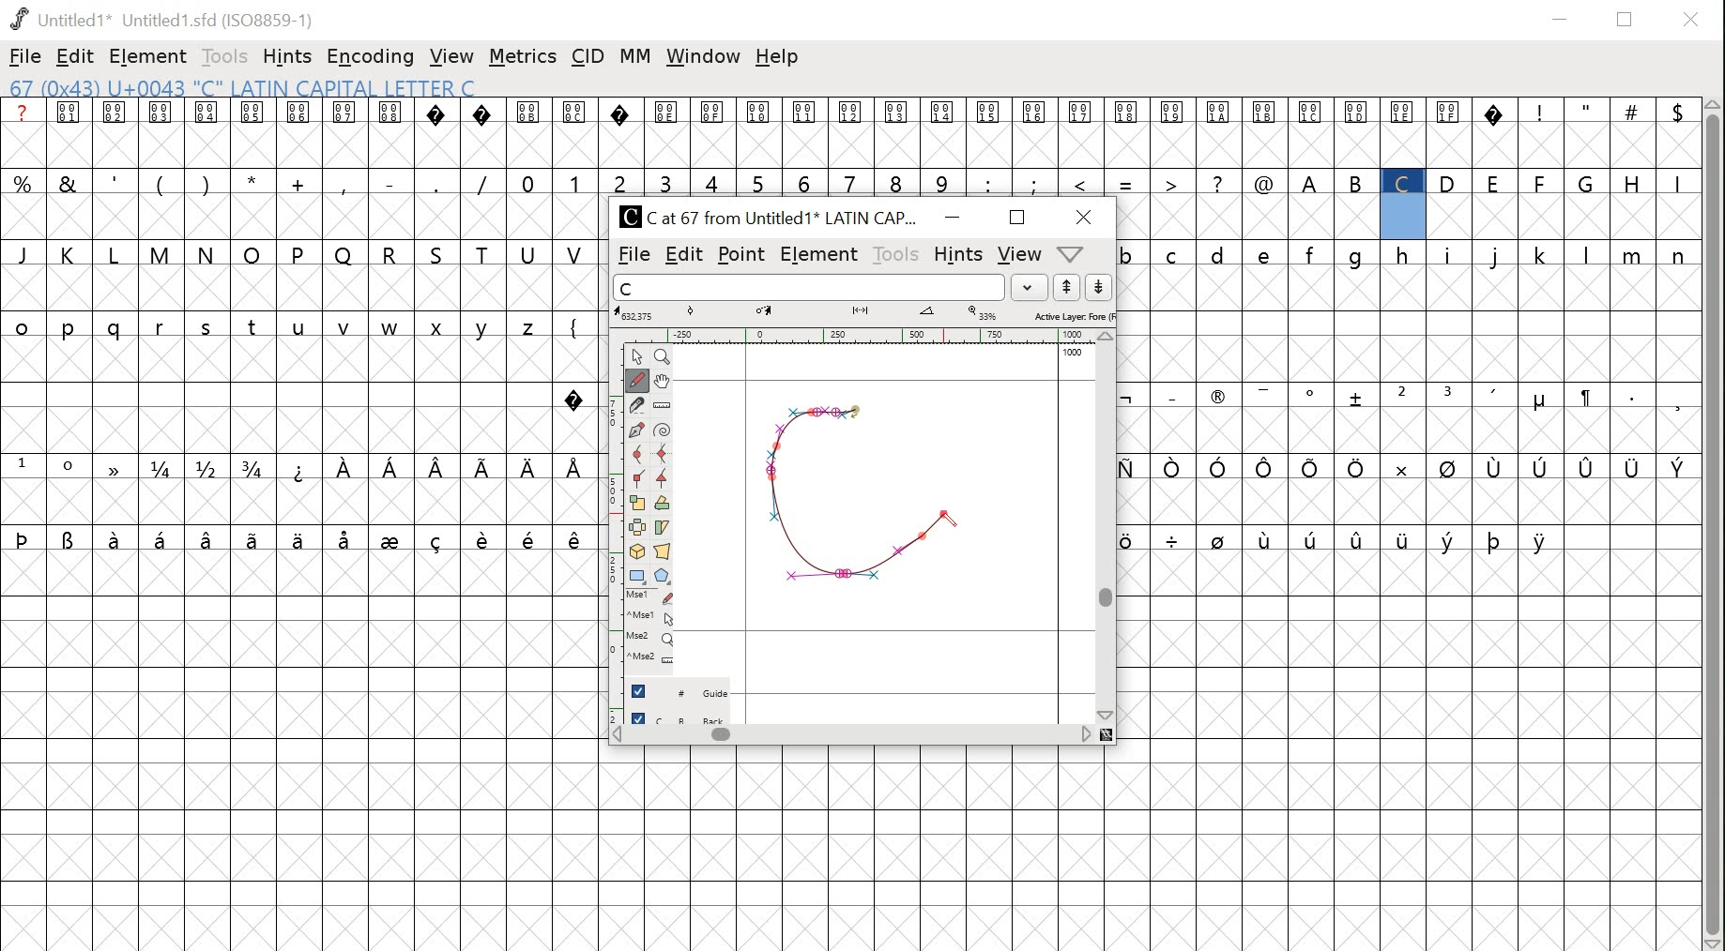 Image resolution: width=1725 pixels, height=951 pixels. I want to click on view, so click(450, 55).